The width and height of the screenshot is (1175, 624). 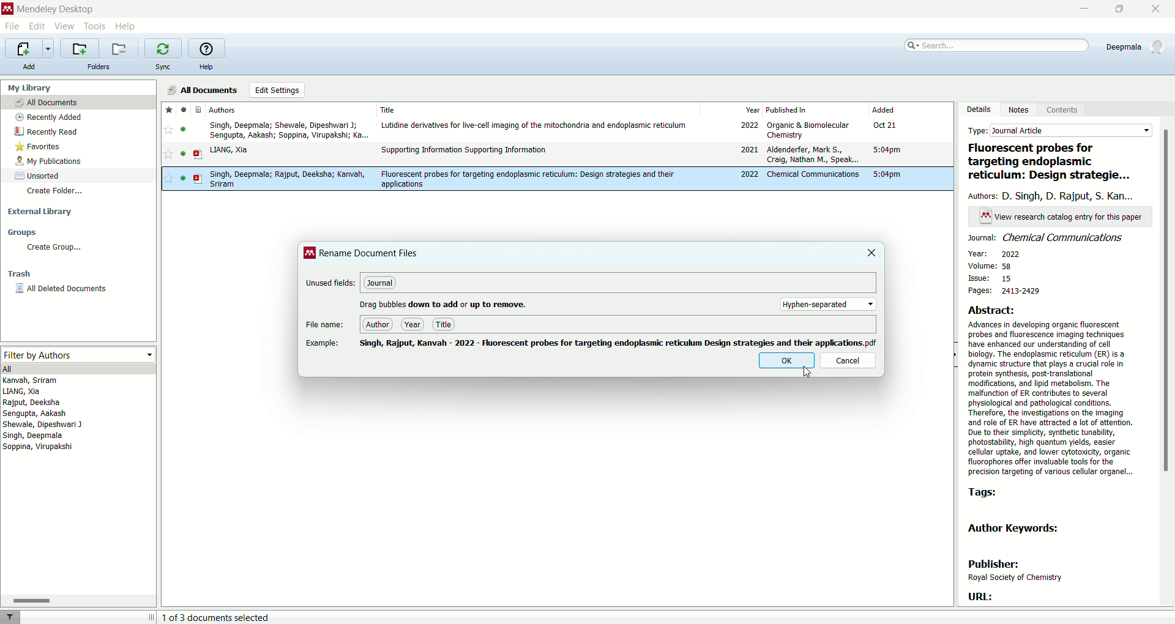 I want to click on document, so click(x=200, y=109).